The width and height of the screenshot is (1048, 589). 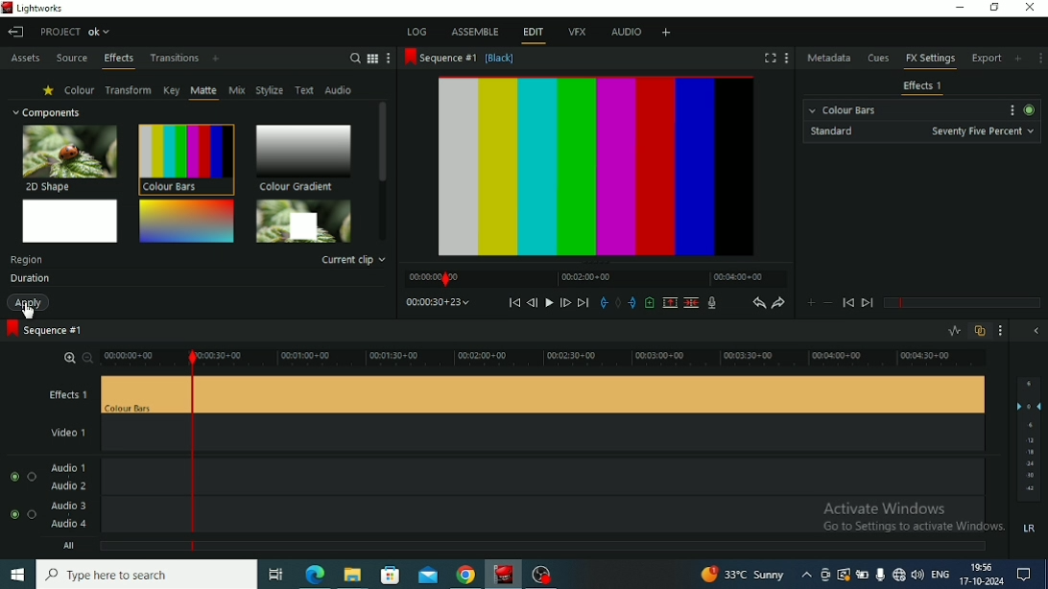 I want to click on Show setting menu, so click(x=1040, y=58).